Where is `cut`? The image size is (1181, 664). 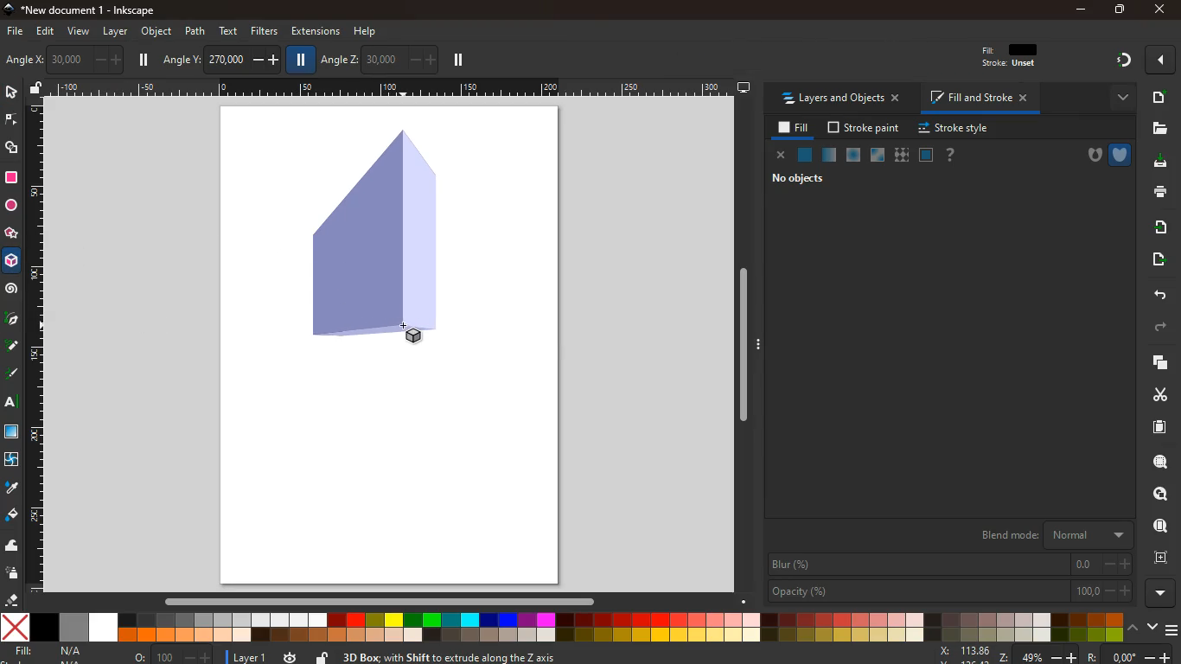 cut is located at coordinates (1153, 394).